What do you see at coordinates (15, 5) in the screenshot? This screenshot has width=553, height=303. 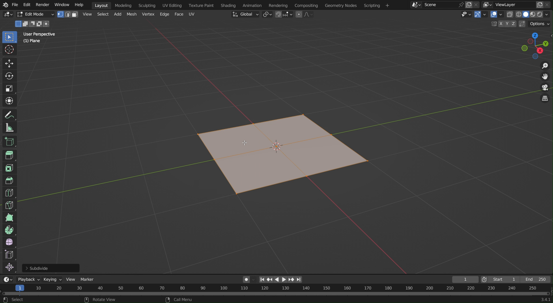 I see `File` at bounding box center [15, 5].